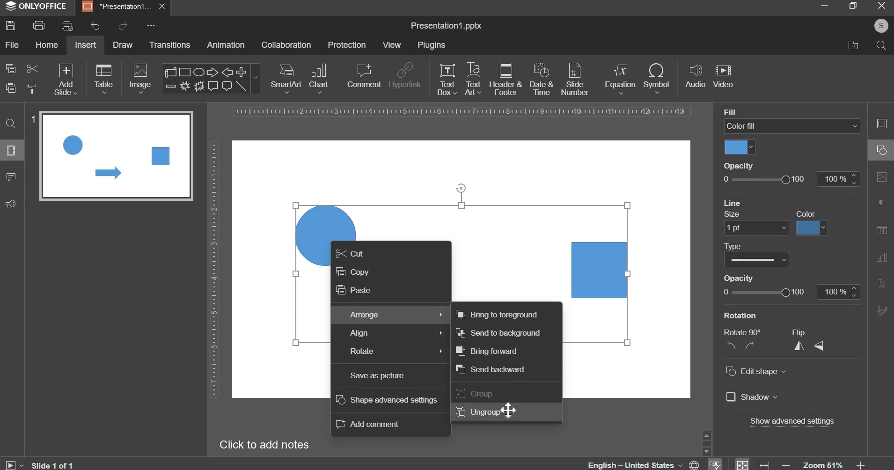  What do you see at coordinates (431, 45) in the screenshot?
I see `plugins` at bounding box center [431, 45].